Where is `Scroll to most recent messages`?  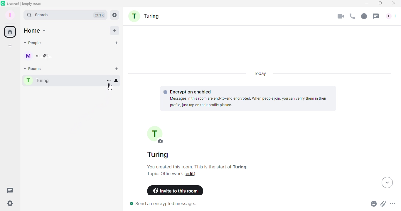
Scroll to most recent messages is located at coordinates (386, 182).